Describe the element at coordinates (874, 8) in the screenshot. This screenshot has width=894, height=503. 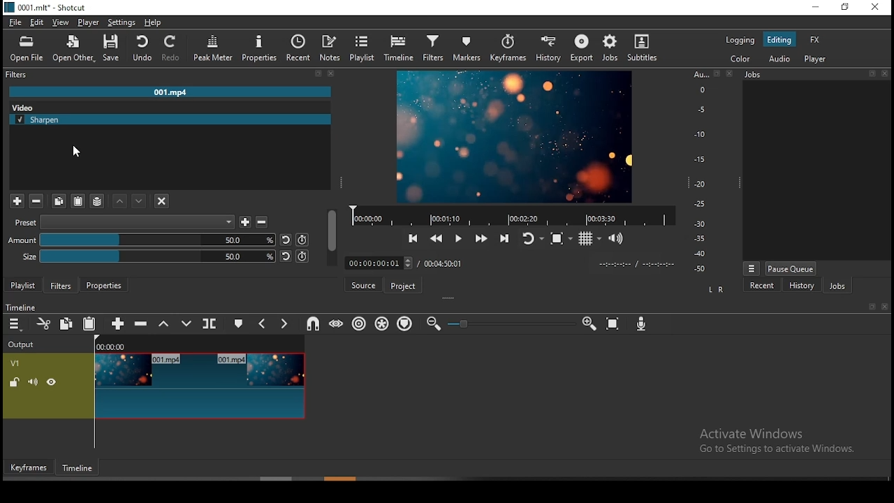
I see `close window` at that location.